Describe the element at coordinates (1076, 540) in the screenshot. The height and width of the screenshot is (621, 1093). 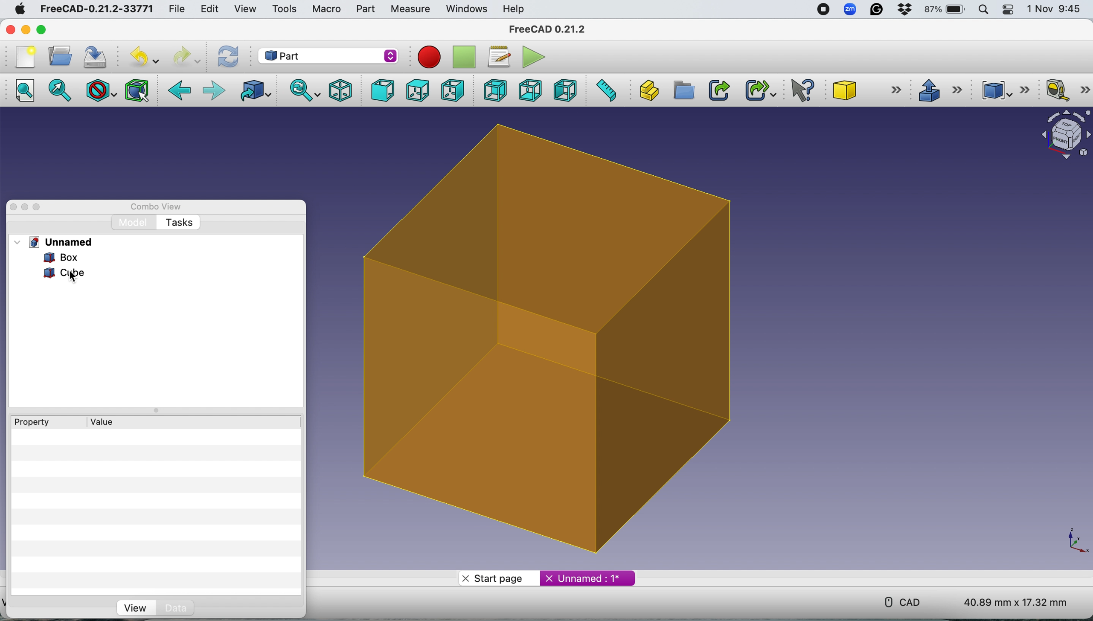
I see `x-y plane` at that location.